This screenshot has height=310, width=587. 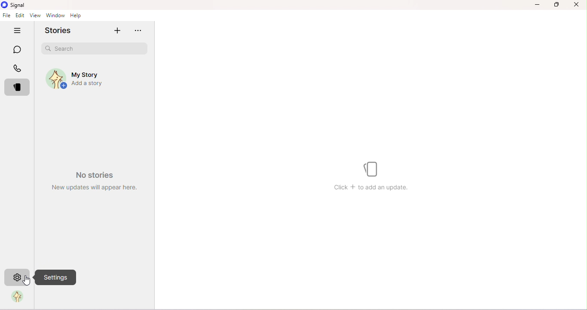 I want to click on Stories, so click(x=64, y=30).